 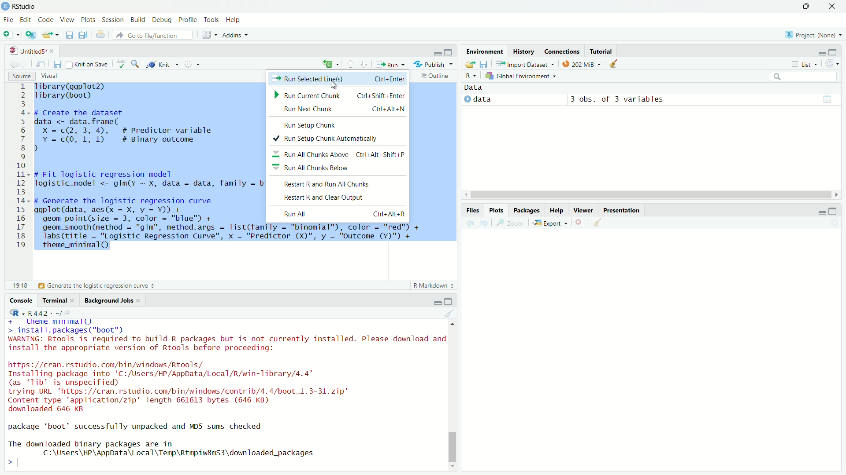 What do you see at coordinates (484, 223) in the screenshot?
I see `Next plot` at bounding box center [484, 223].